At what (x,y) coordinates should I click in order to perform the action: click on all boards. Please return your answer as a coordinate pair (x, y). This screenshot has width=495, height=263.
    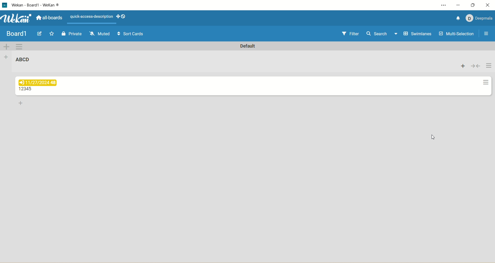
    Looking at the image, I should click on (49, 17).